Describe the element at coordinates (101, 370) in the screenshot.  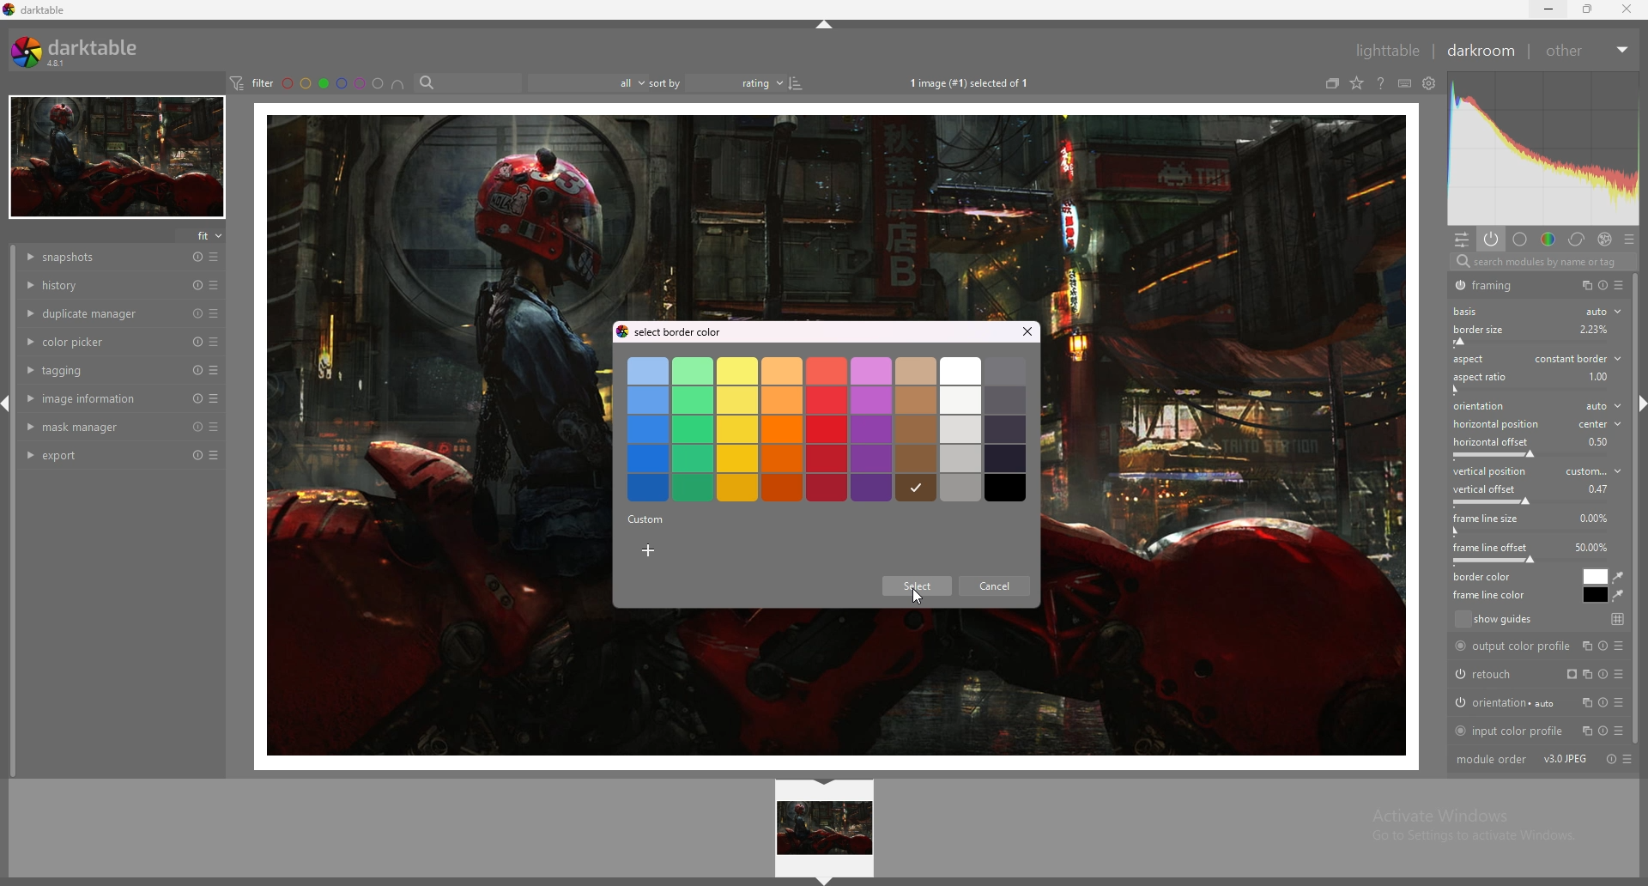
I see `tagging` at that location.